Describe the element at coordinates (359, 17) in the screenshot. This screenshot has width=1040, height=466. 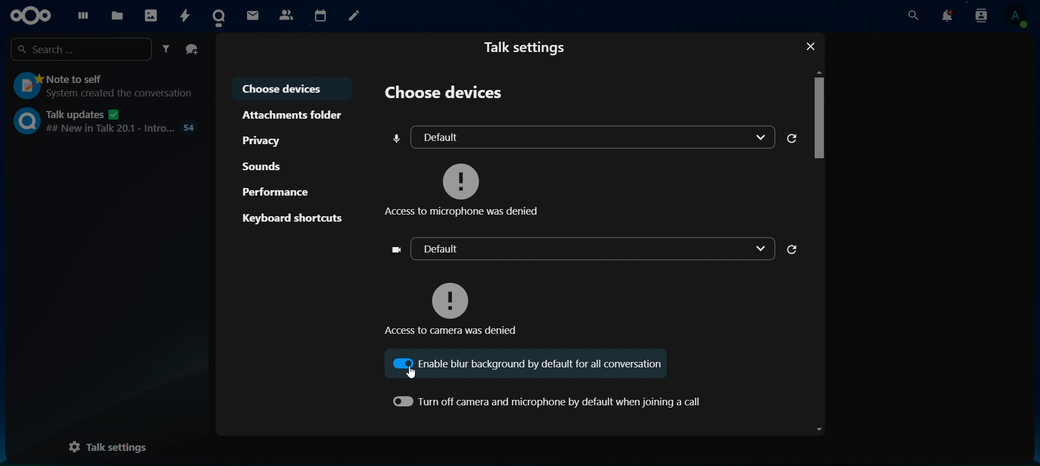
I see `notes` at that location.